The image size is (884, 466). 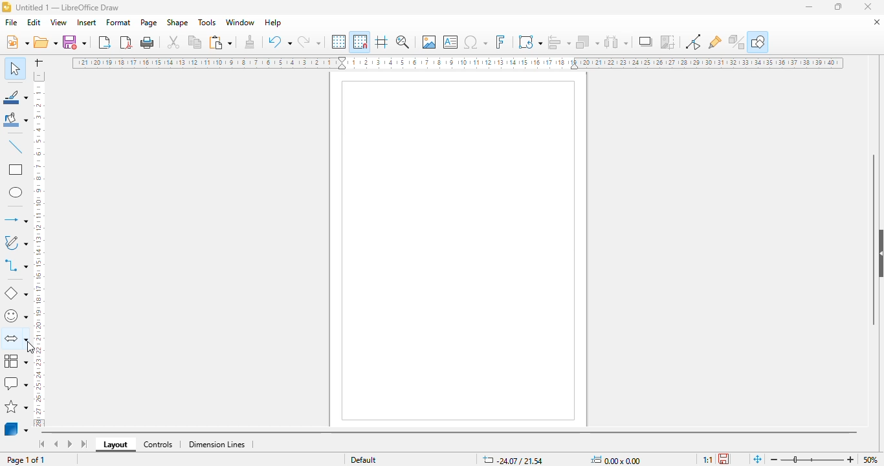 What do you see at coordinates (206, 22) in the screenshot?
I see `tools` at bounding box center [206, 22].